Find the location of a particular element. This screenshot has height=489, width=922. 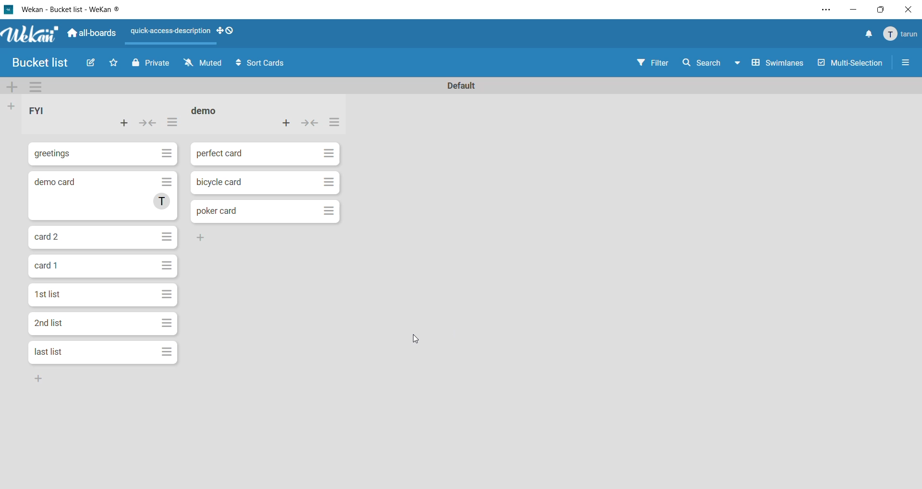

Menu is located at coordinates (910, 64).